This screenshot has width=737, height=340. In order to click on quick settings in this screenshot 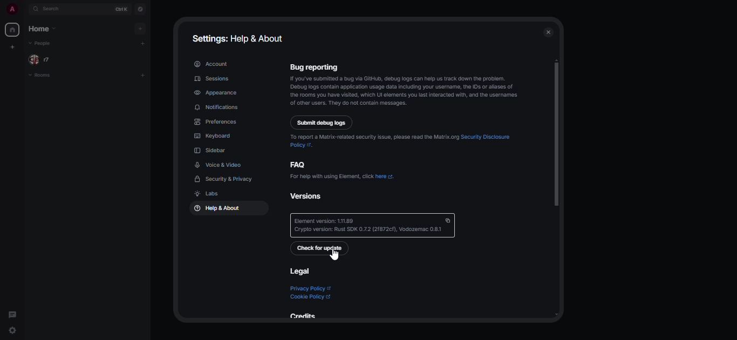, I will do `click(13, 331)`.